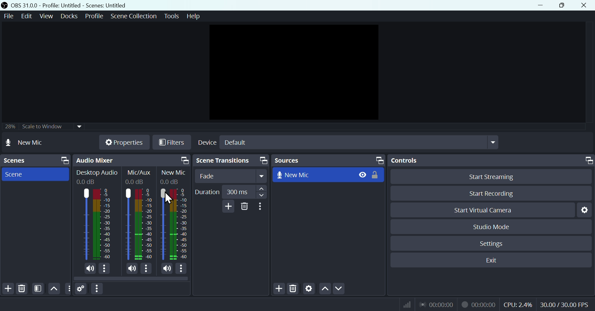  I want to click on Preview window, so click(296, 72).